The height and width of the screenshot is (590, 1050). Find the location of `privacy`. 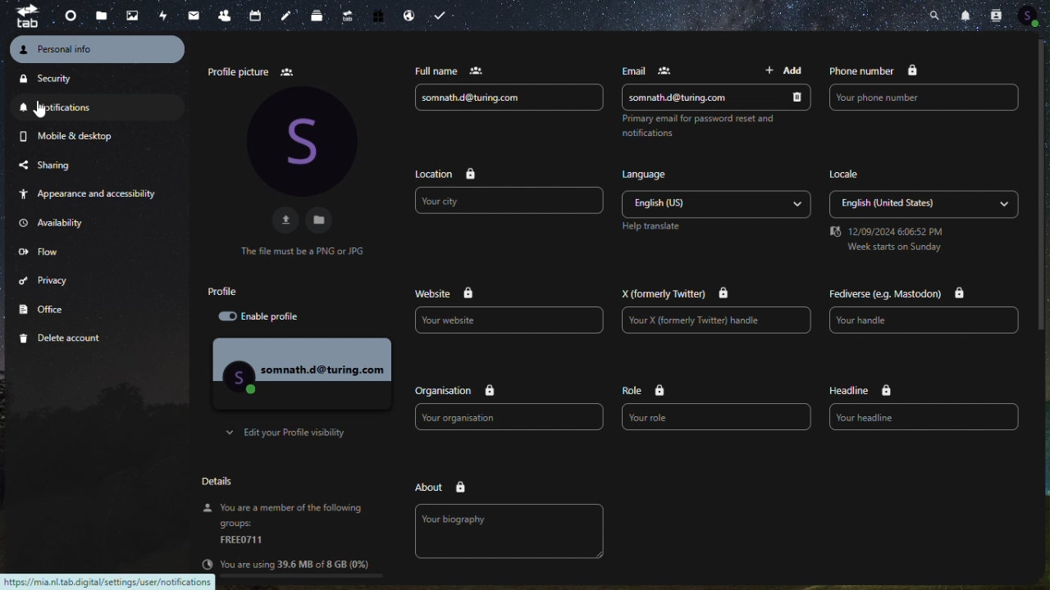

privacy is located at coordinates (60, 280).